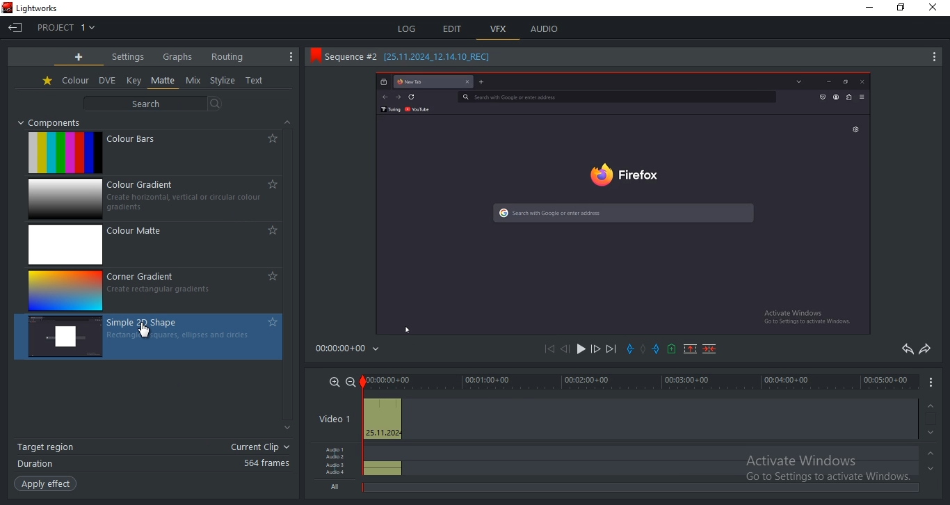  I want to click on forward, so click(595, 351).